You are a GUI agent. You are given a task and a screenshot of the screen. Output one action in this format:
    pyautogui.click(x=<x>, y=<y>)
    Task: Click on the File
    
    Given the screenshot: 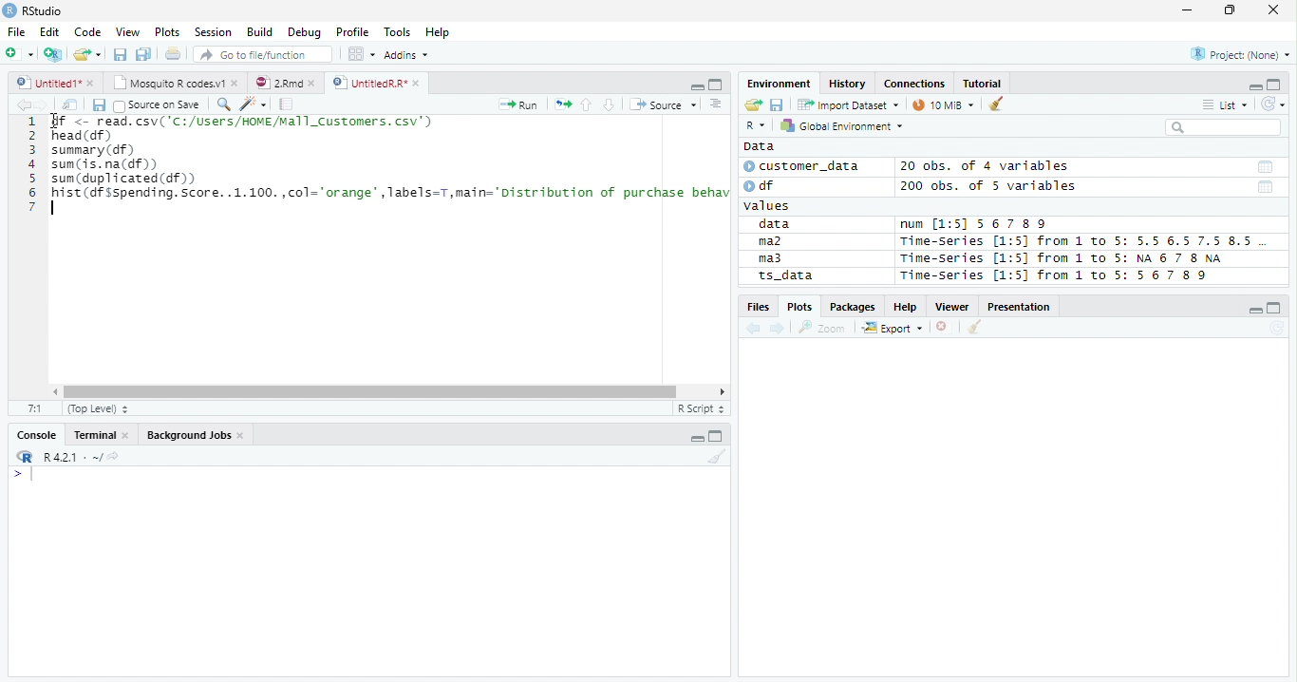 What is the action you would take?
    pyautogui.click(x=15, y=31)
    